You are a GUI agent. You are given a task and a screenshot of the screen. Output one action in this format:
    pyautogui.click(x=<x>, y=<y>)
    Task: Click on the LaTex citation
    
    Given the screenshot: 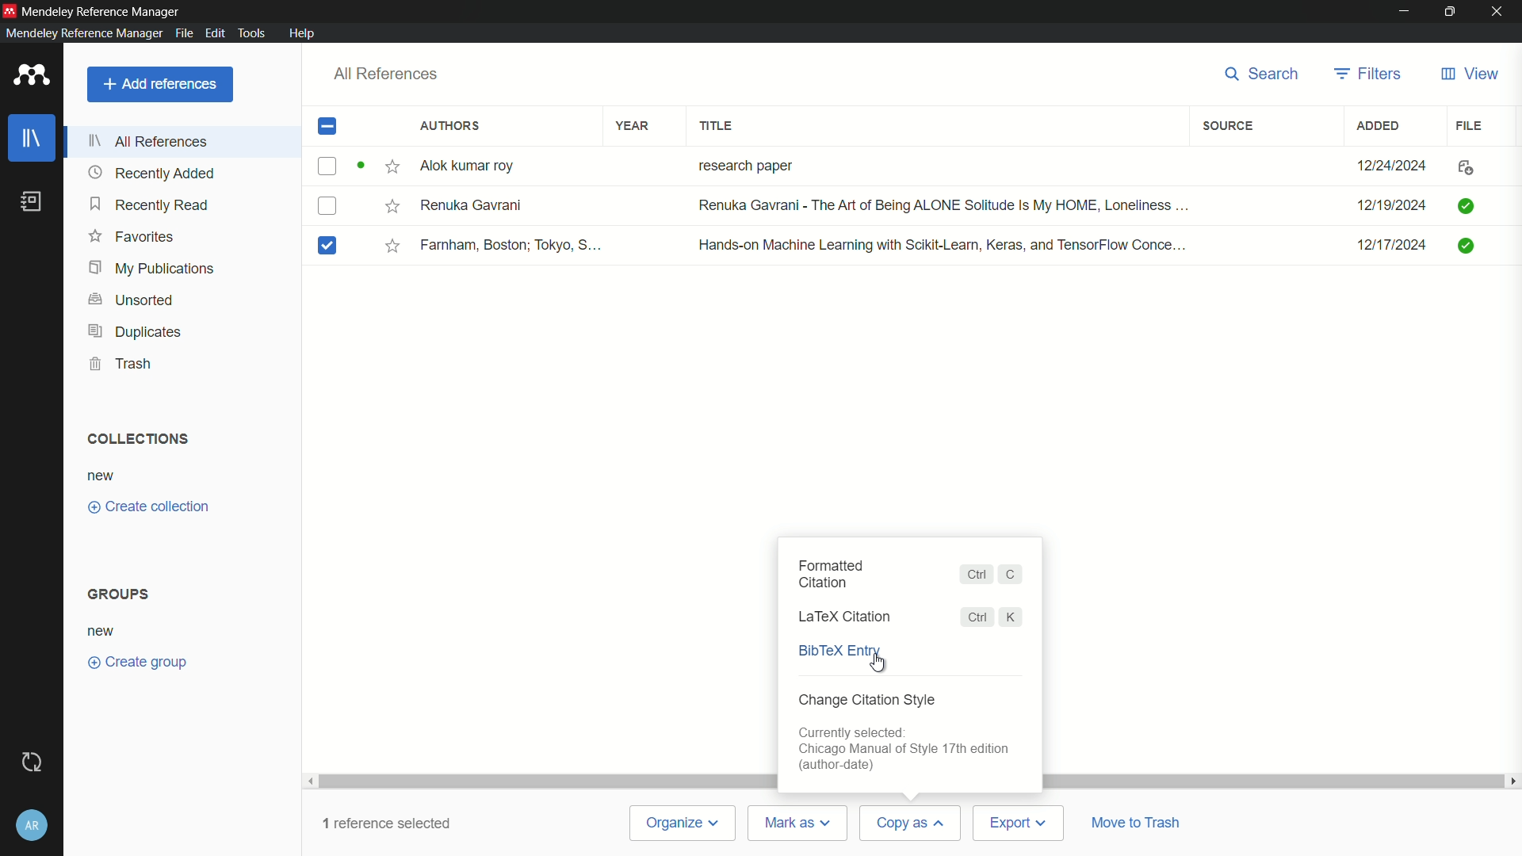 What is the action you would take?
    pyautogui.click(x=847, y=616)
    